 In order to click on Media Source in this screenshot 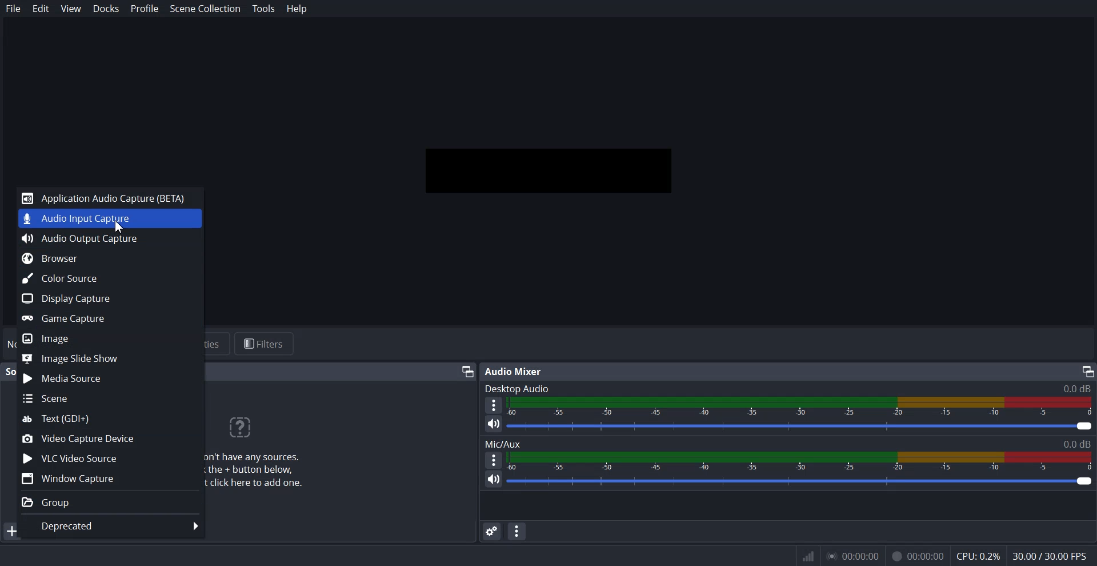, I will do `click(109, 378)`.